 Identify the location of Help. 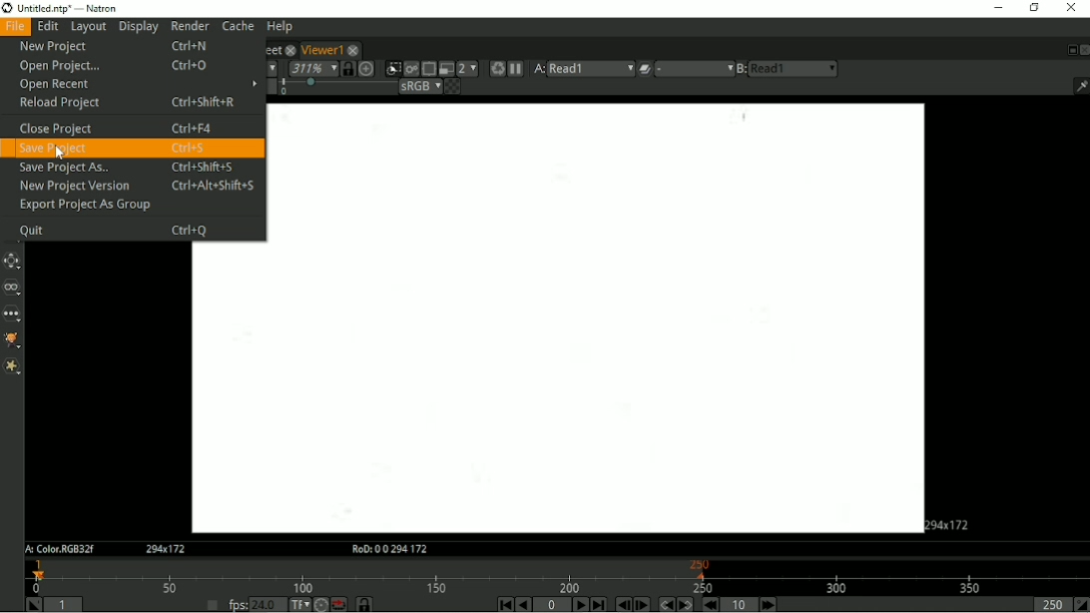
(280, 27).